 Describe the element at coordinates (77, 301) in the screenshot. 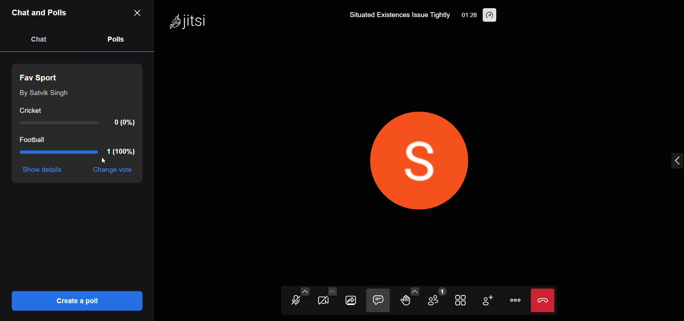

I see `create a poll` at that location.